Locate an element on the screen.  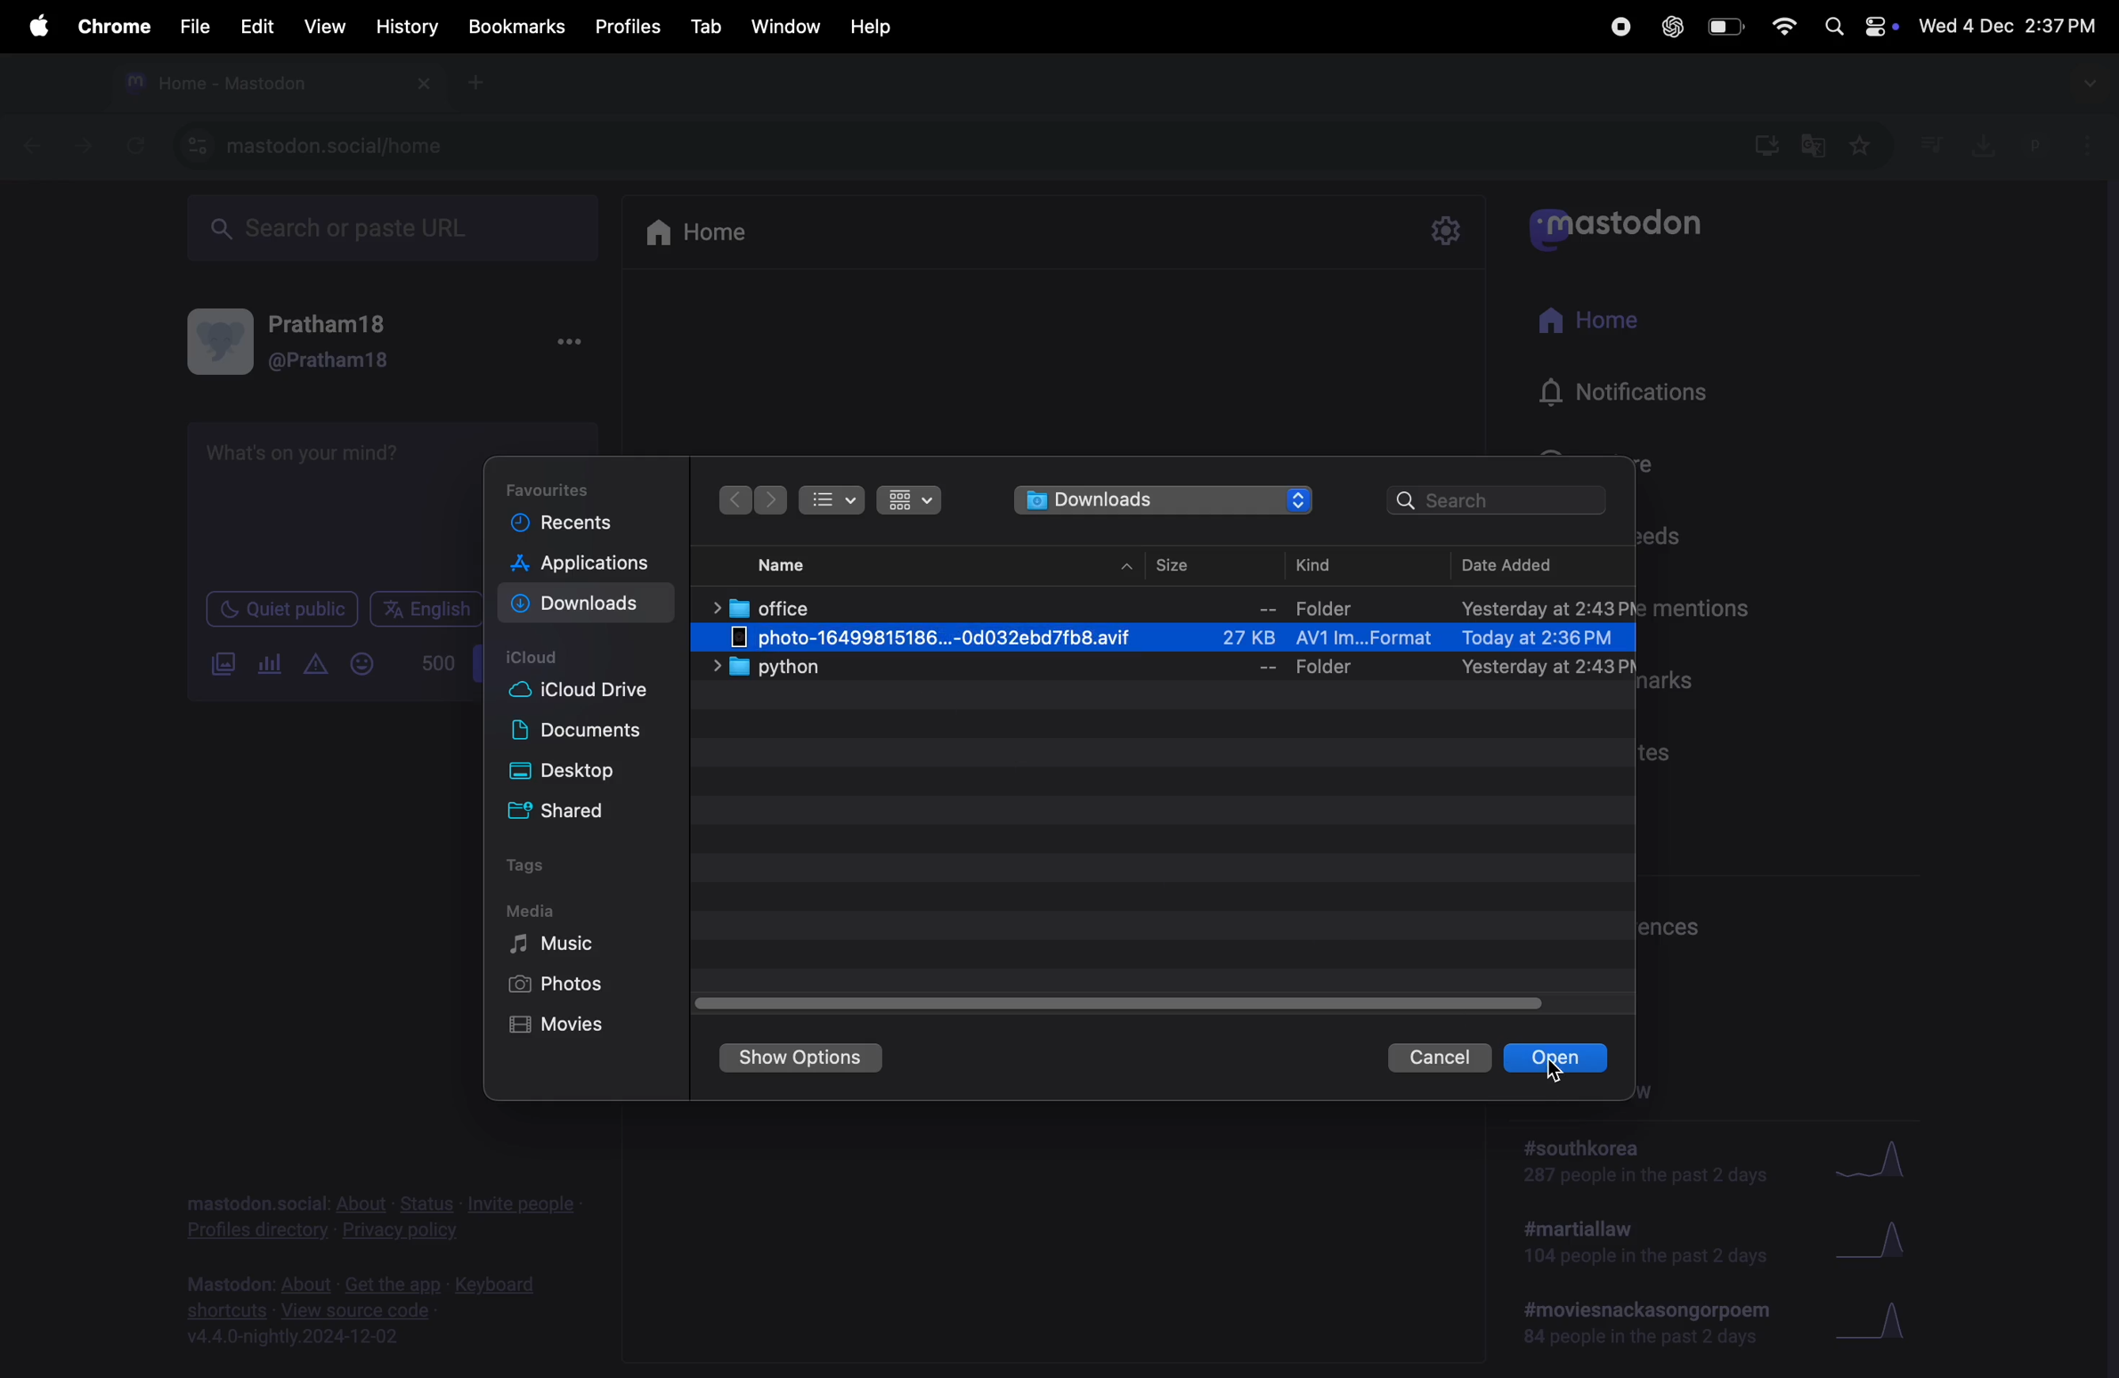
media is located at coordinates (532, 911).